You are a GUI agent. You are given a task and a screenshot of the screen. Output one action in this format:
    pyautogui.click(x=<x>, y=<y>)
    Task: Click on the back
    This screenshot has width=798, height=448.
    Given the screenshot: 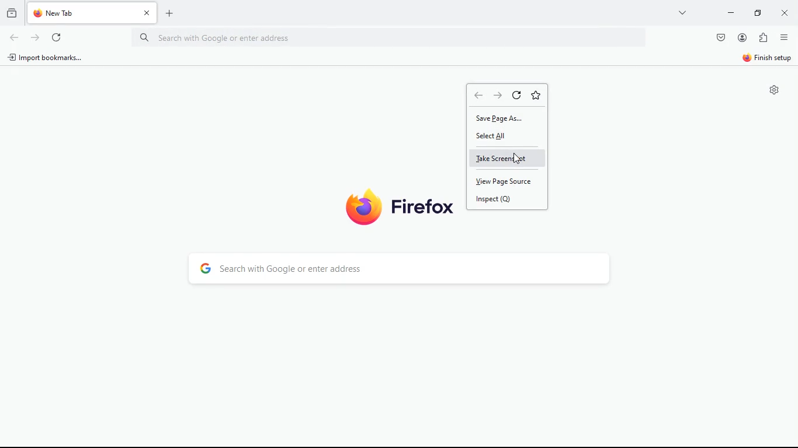 What is the action you would take?
    pyautogui.click(x=15, y=38)
    